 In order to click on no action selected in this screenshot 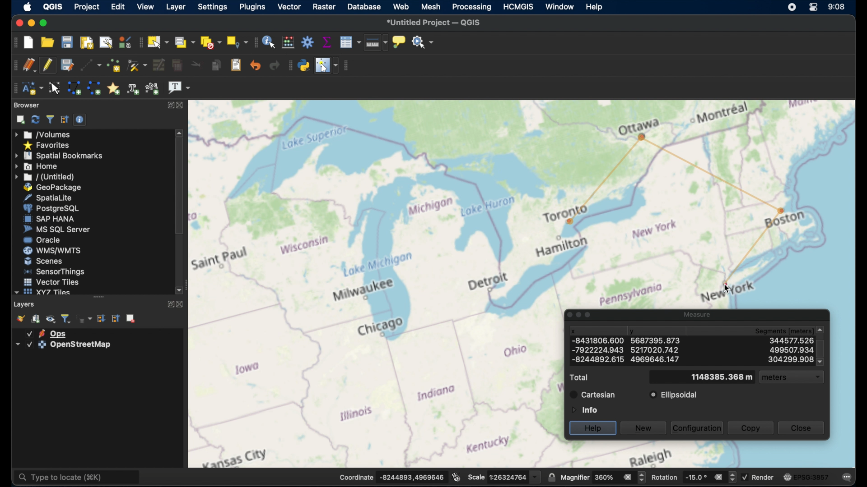, I will do `click(423, 41)`.